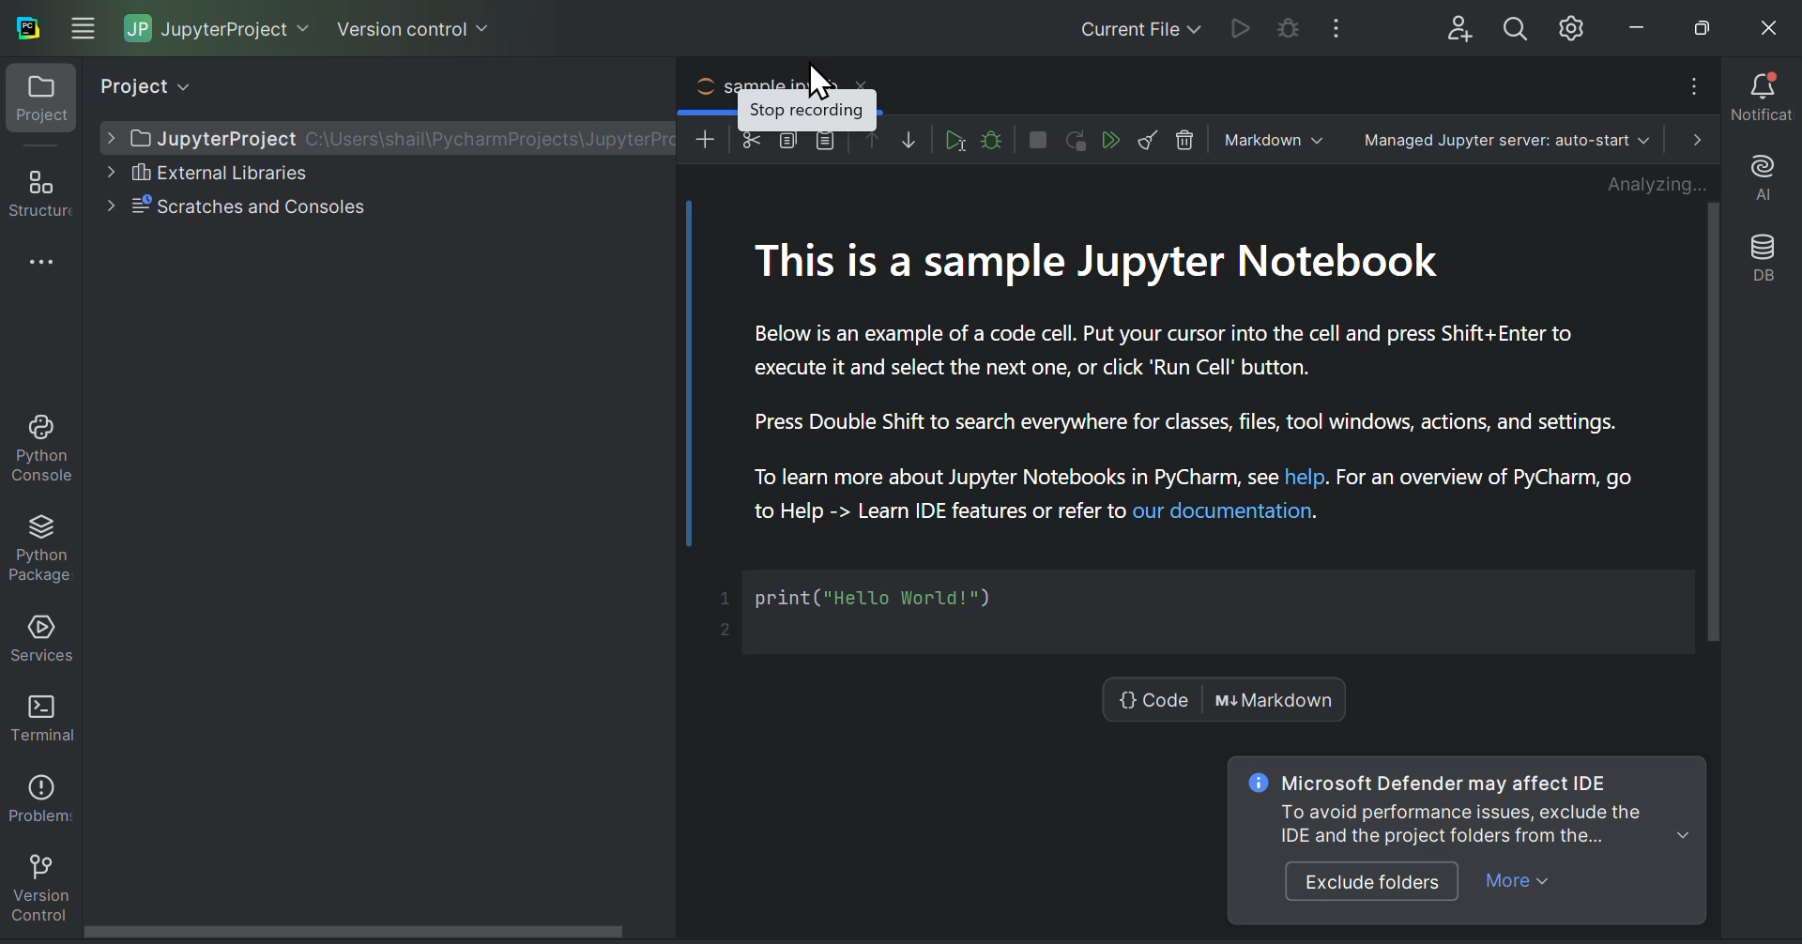 The image size is (1802, 944). What do you see at coordinates (39, 447) in the screenshot?
I see `Python console` at bounding box center [39, 447].